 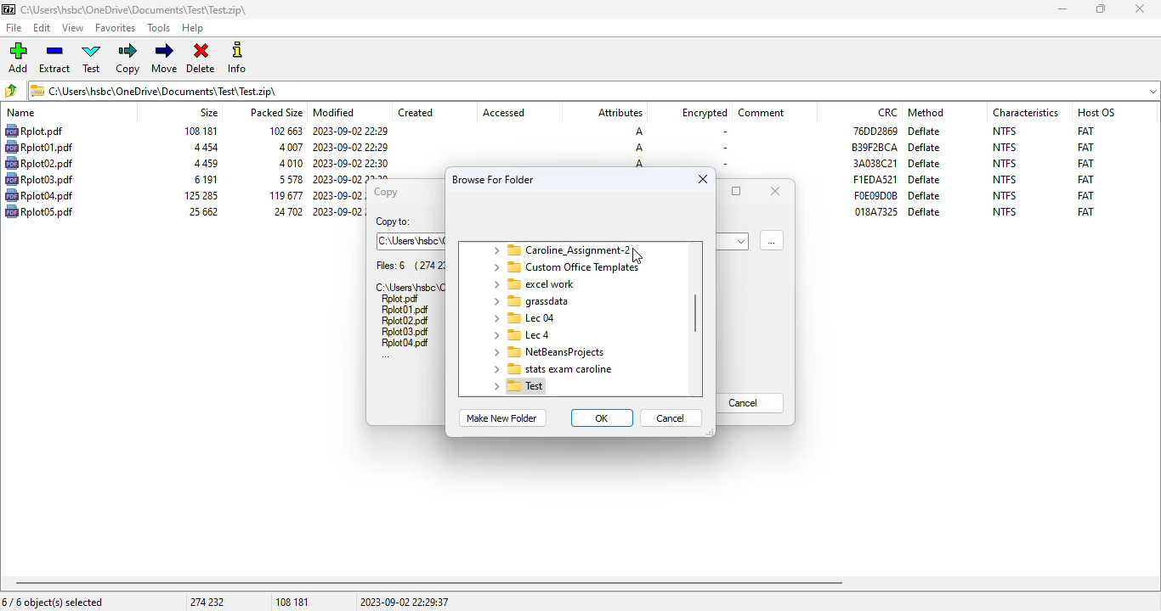 What do you see at coordinates (1085, 195) in the screenshot?
I see `FAT` at bounding box center [1085, 195].